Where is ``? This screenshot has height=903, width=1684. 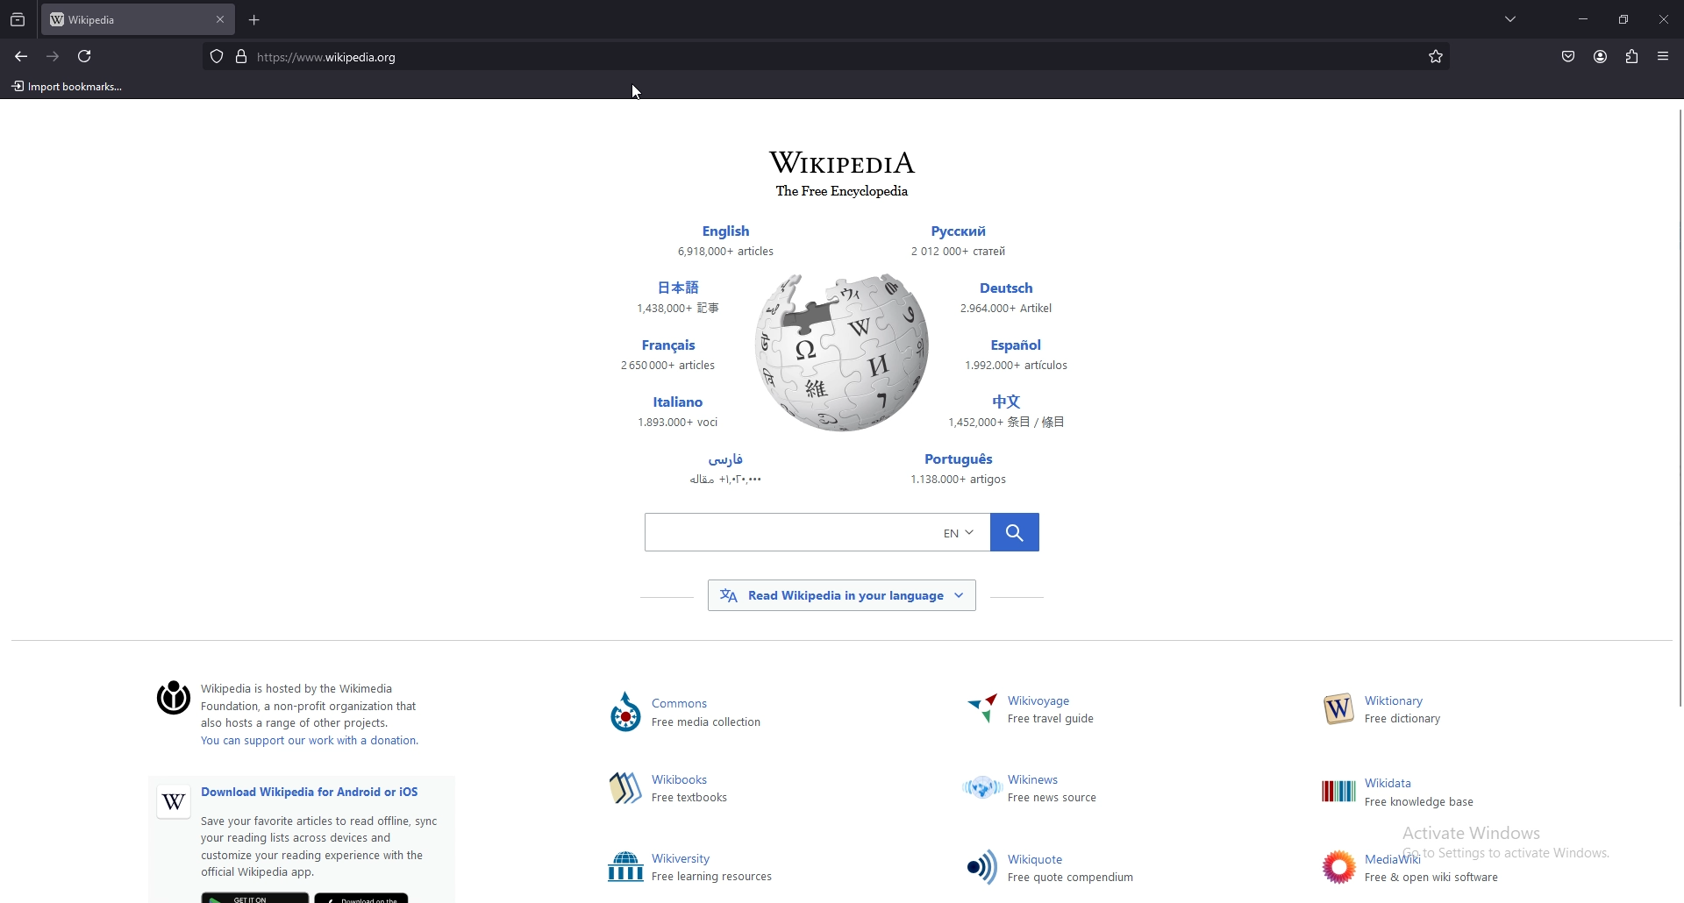
 is located at coordinates (666, 357).